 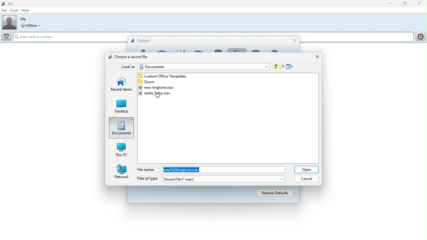 I want to click on file path, so click(x=203, y=67).